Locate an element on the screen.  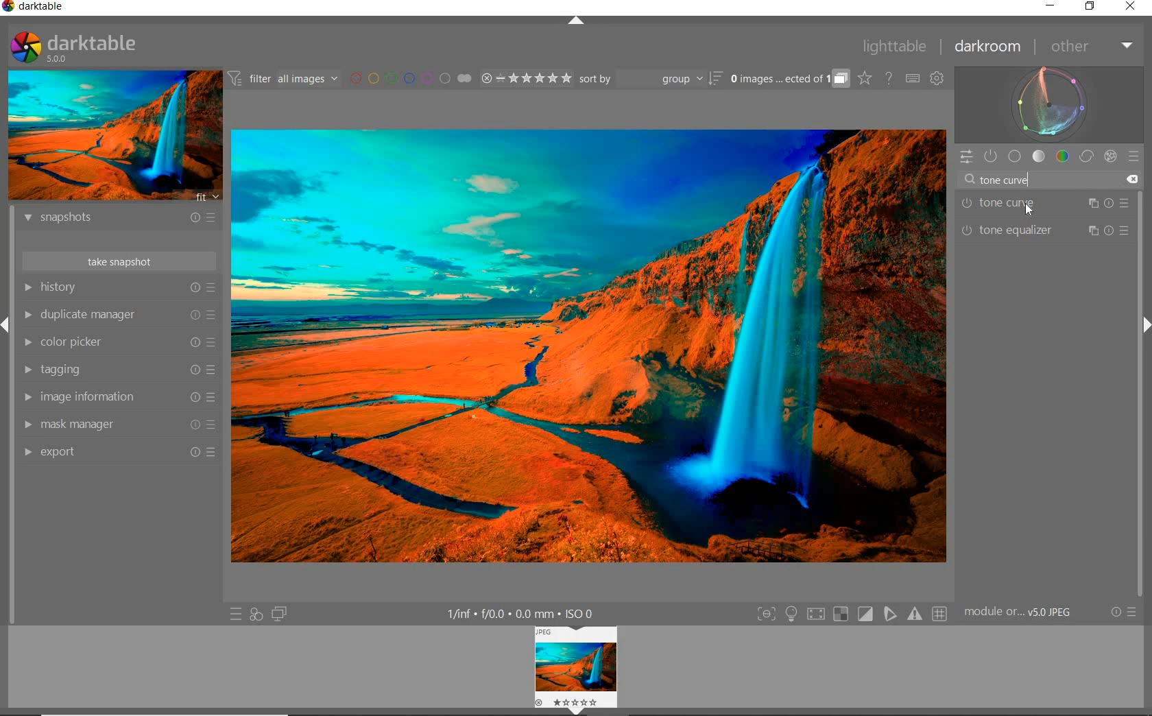
duplicate manager is located at coordinates (119, 314).